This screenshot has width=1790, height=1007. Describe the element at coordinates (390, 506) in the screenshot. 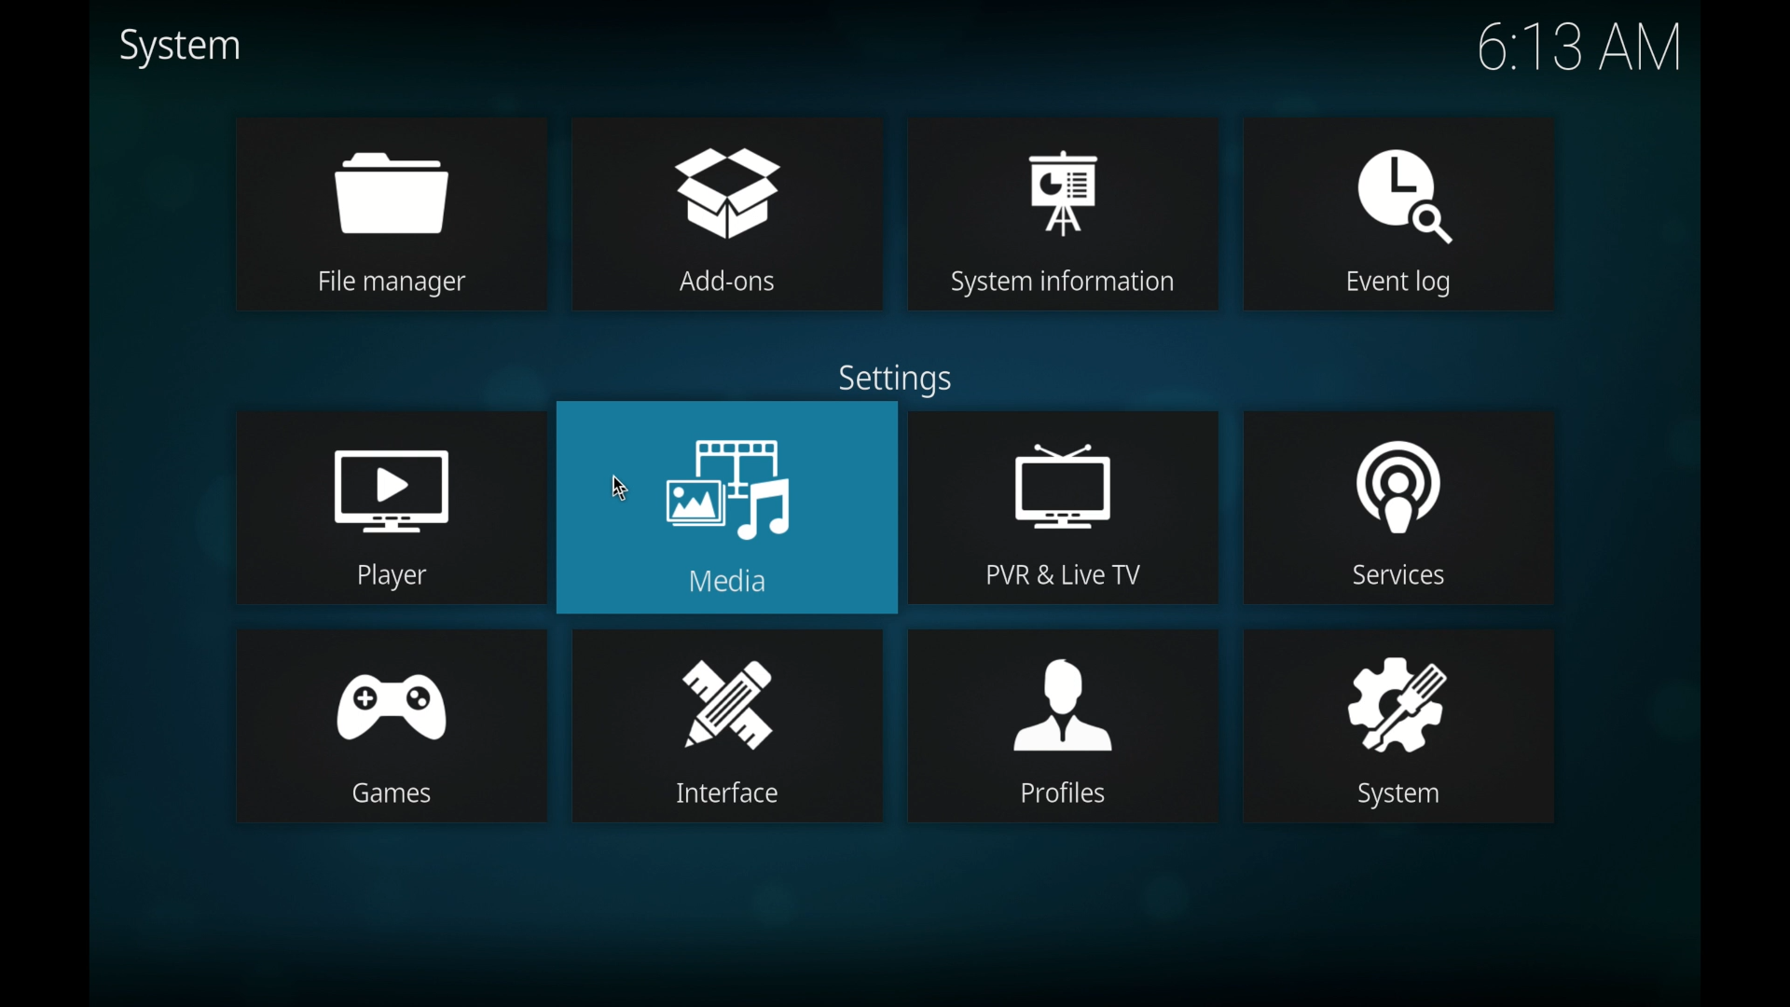

I see `player` at that location.